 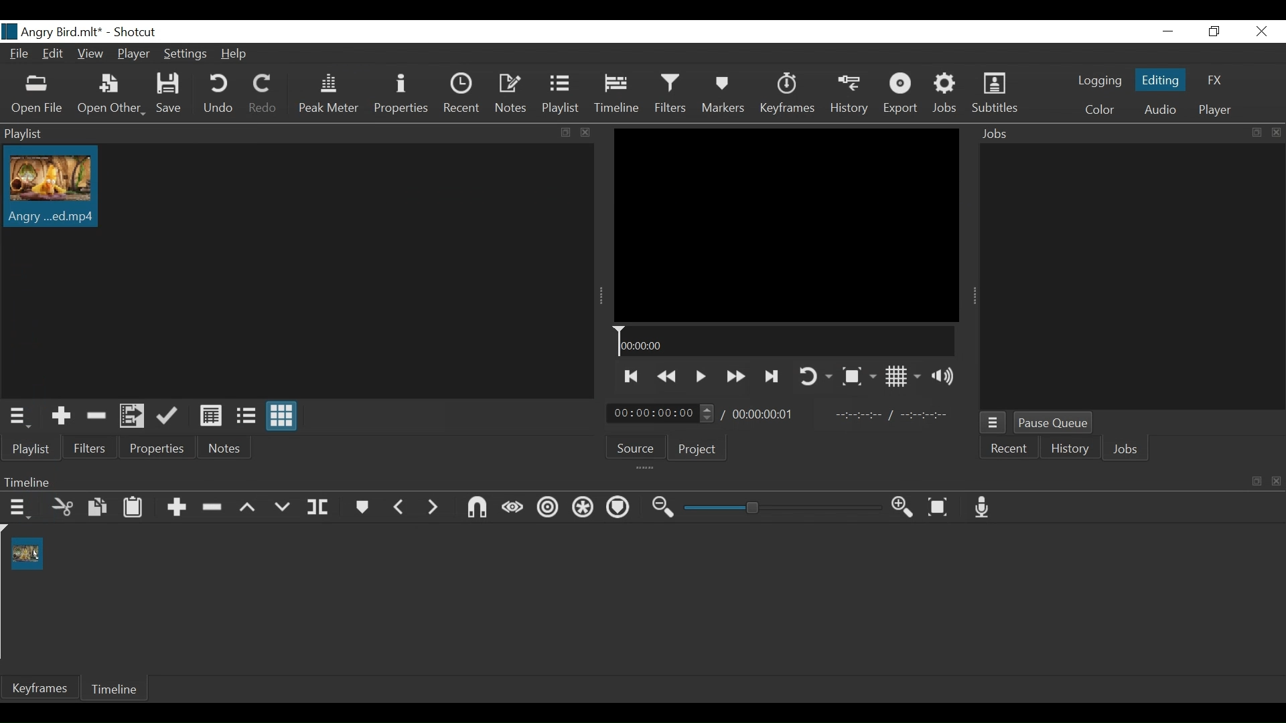 I want to click on Redo, so click(x=265, y=94).